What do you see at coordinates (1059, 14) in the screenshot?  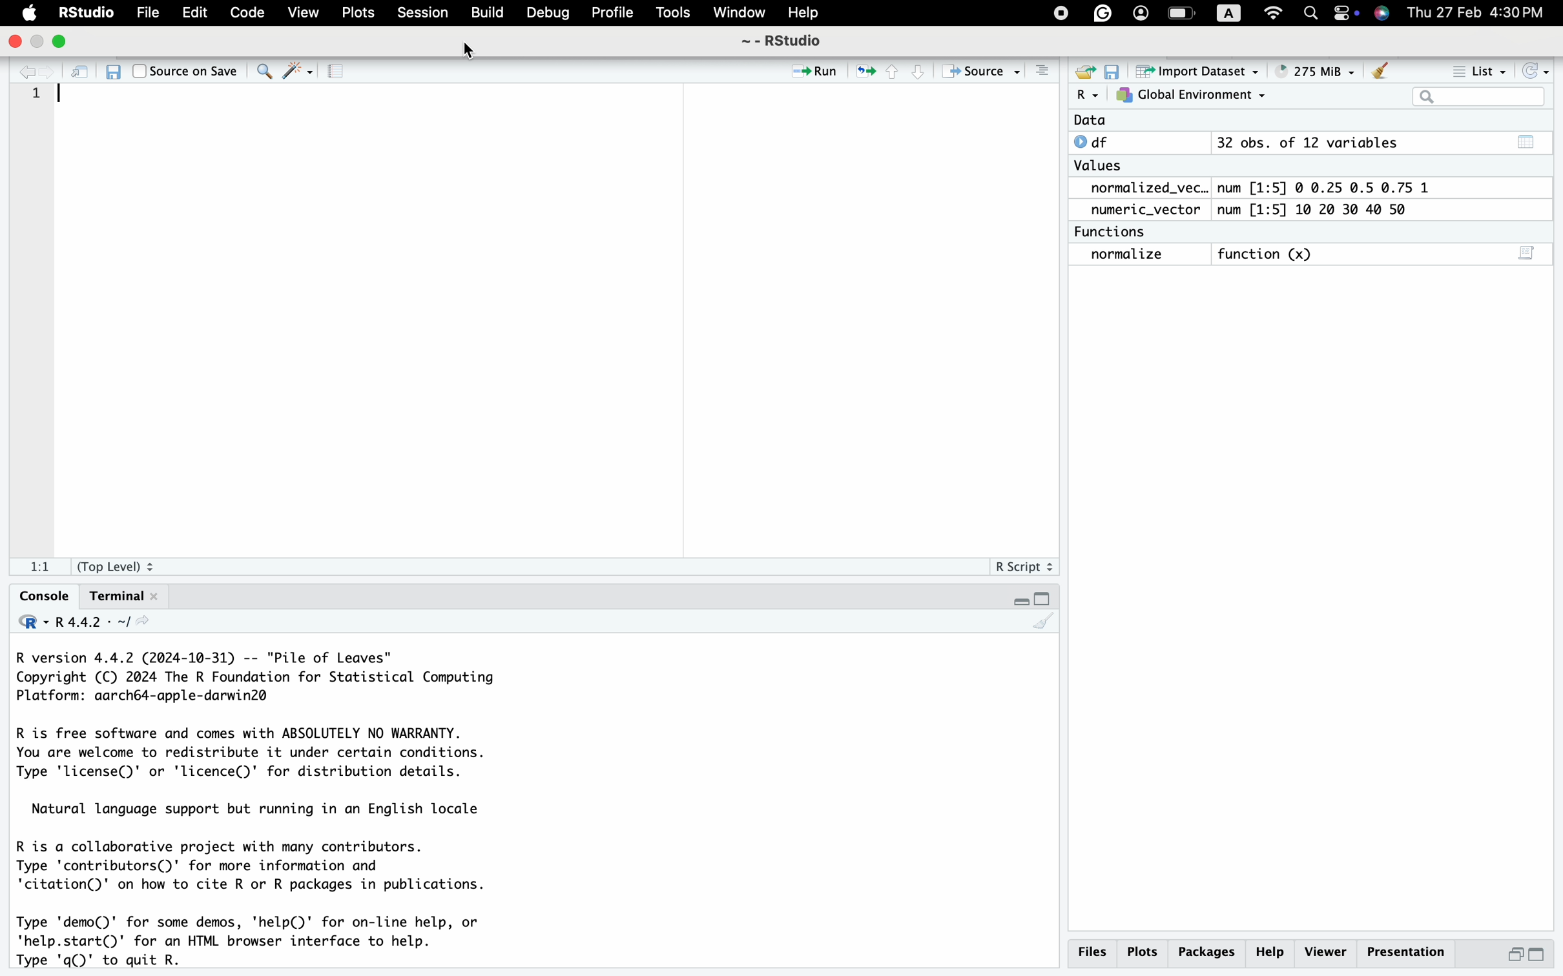 I see `stop` at bounding box center [1059, 14].